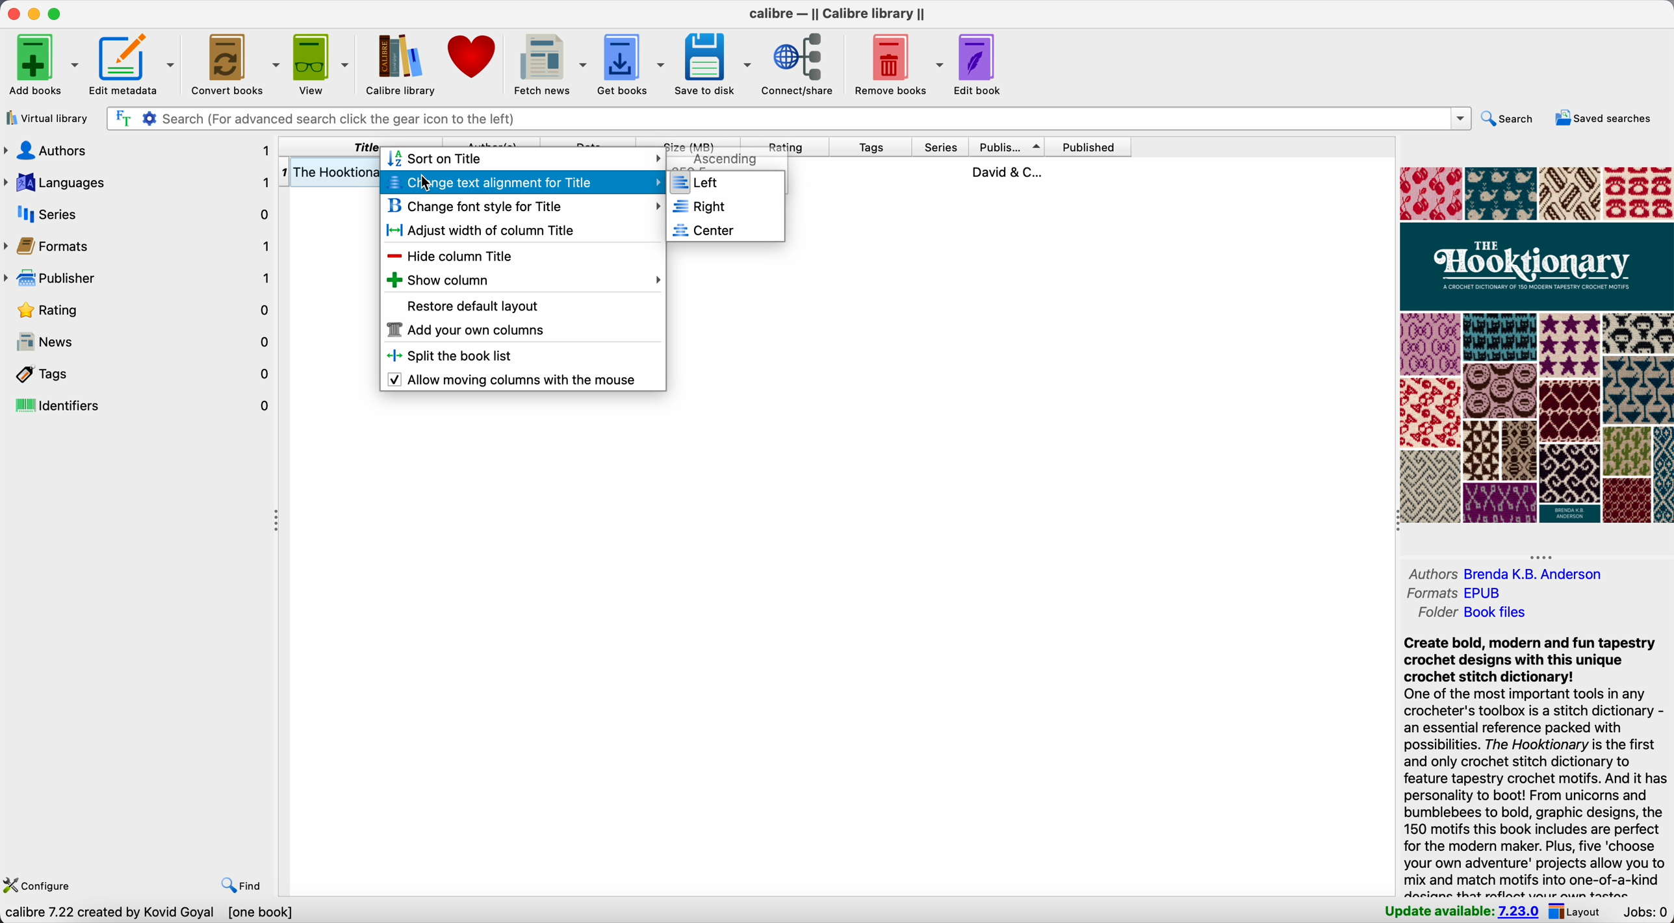  I want to click on authors Brenda K.B. Andreson, so click(1506, 573).